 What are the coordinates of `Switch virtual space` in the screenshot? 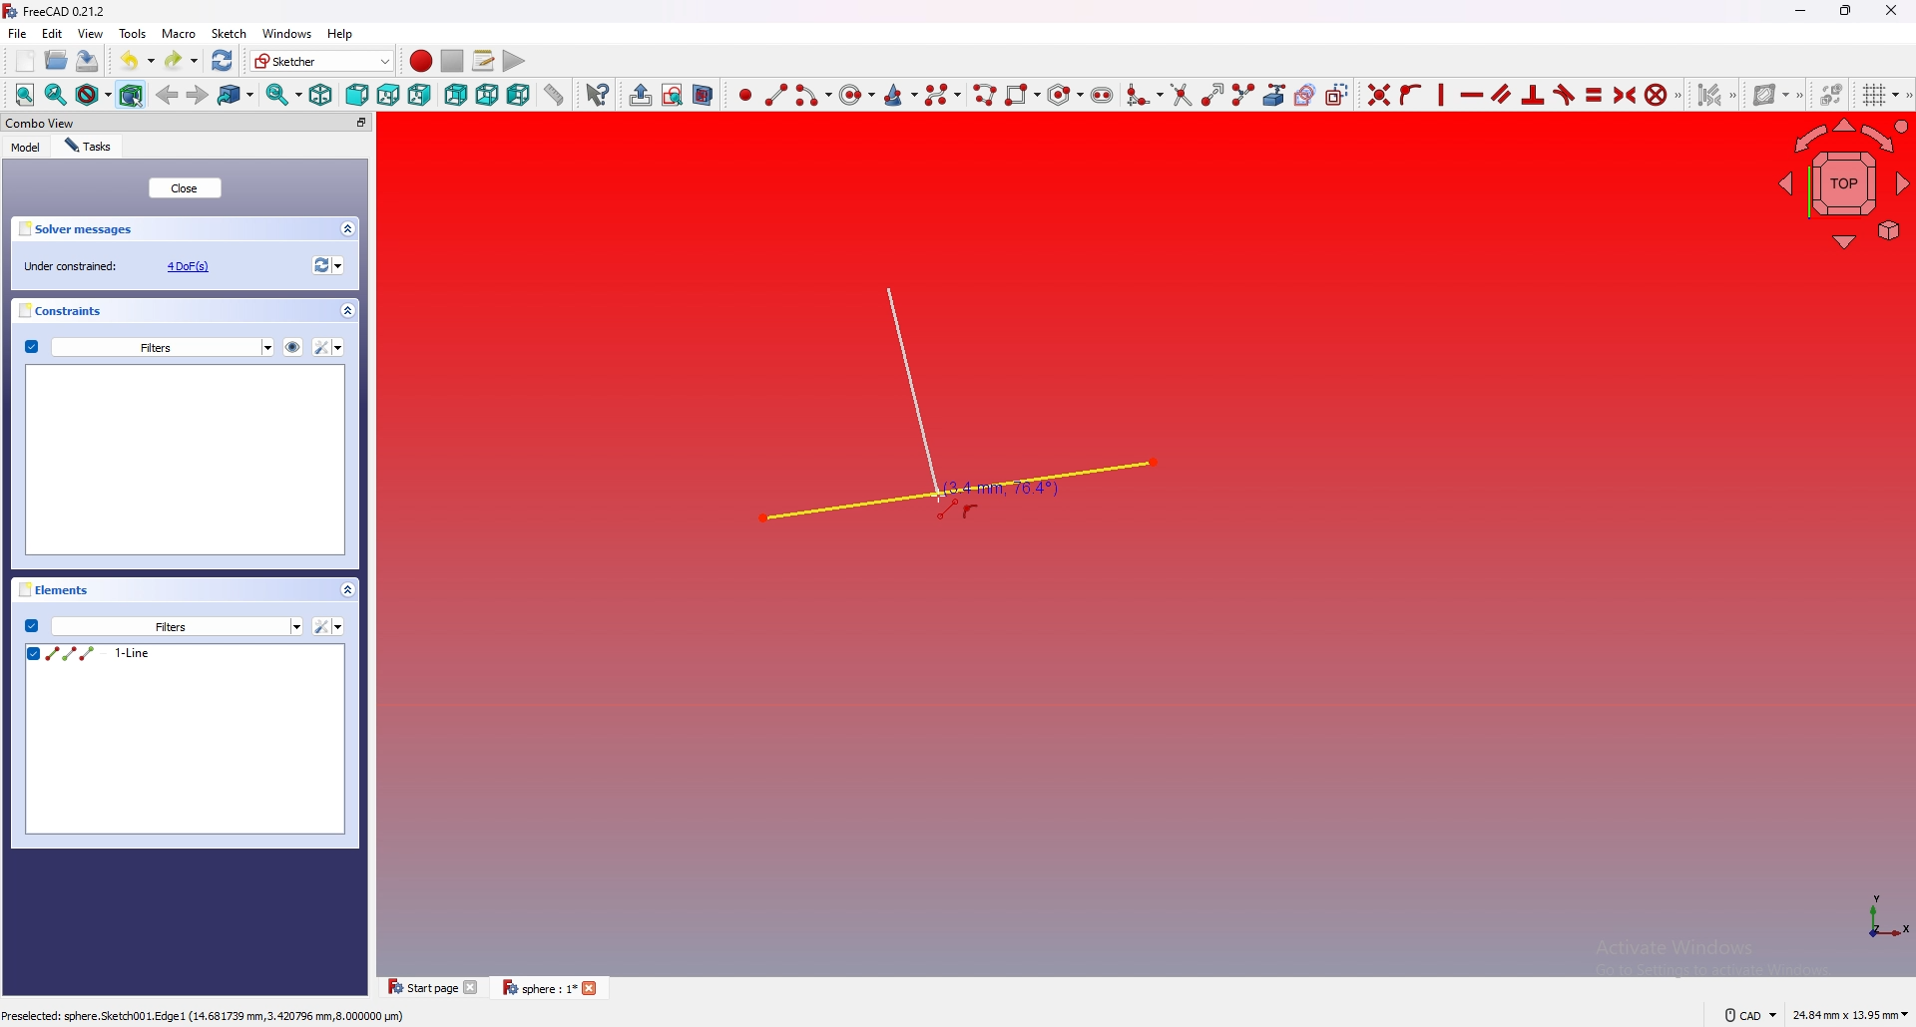 It's located at (1829, 95).